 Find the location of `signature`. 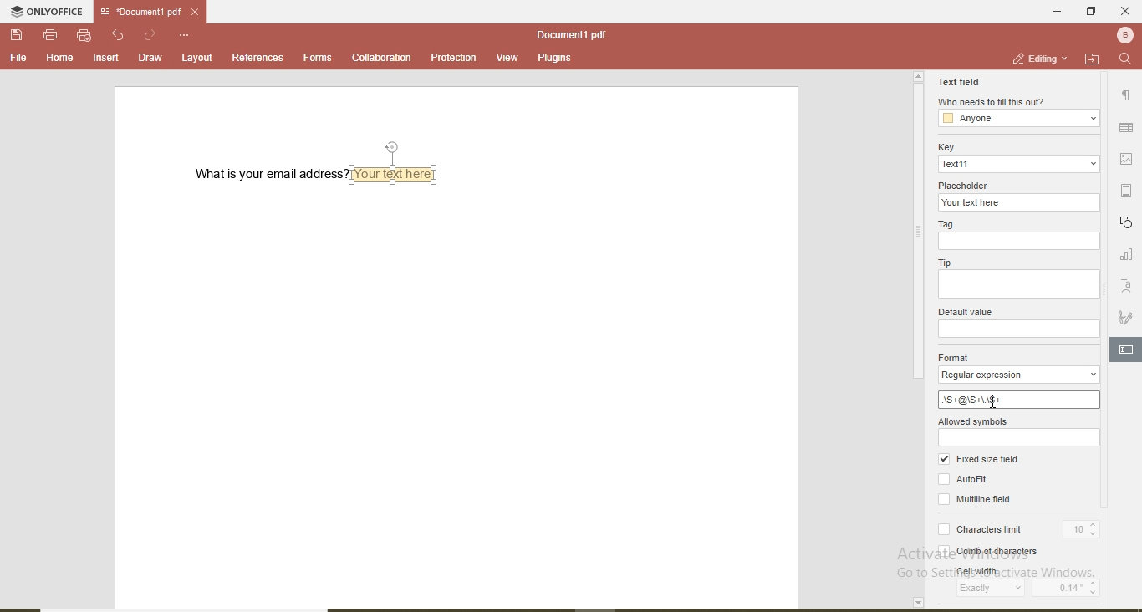

signature is located at coordinates (1126, 319).